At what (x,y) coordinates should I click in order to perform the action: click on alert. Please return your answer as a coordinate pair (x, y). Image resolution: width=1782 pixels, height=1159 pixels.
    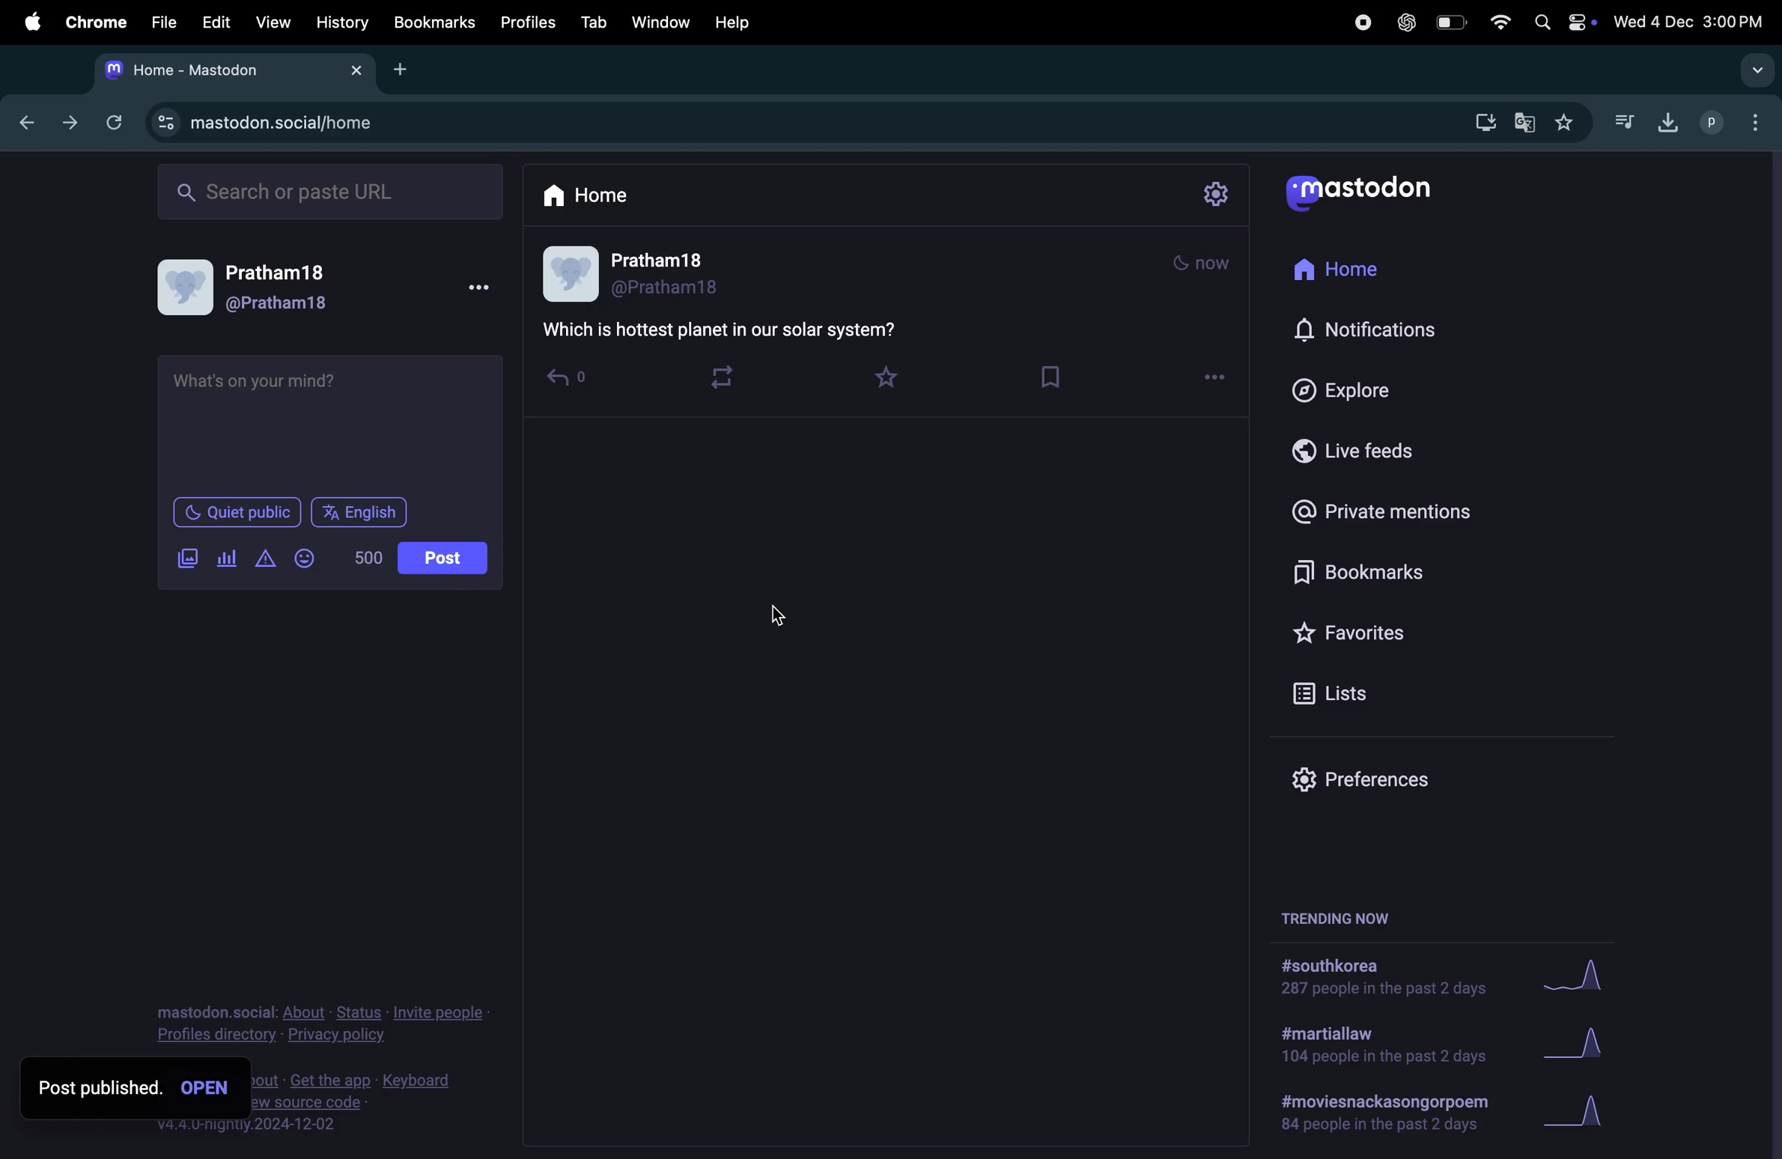
    Looking at the image, I should click on (264, 559).